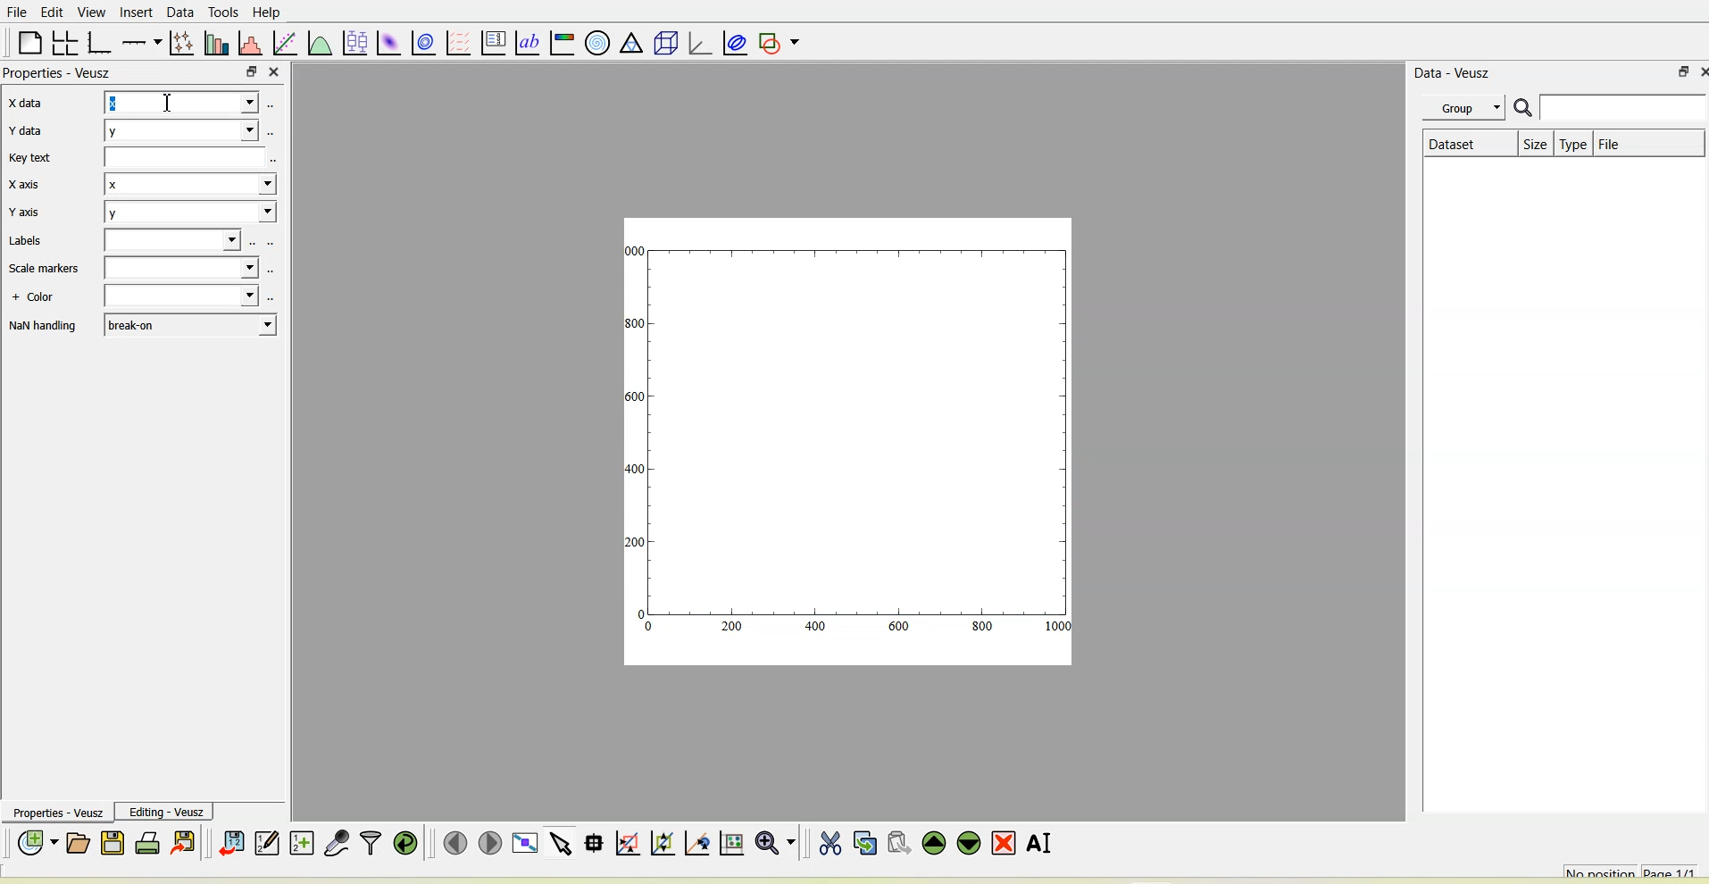 The height and width of the screenshot is (884, 1709). I want to click on close, so click(275, 72).